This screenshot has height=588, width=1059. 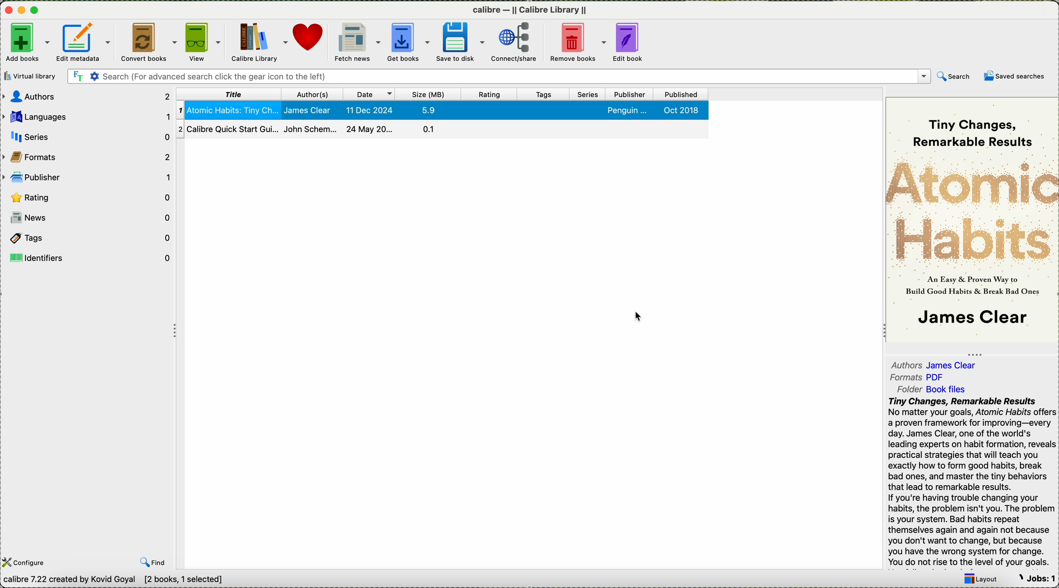 I want to click on authors, so click(x=87, y=96).